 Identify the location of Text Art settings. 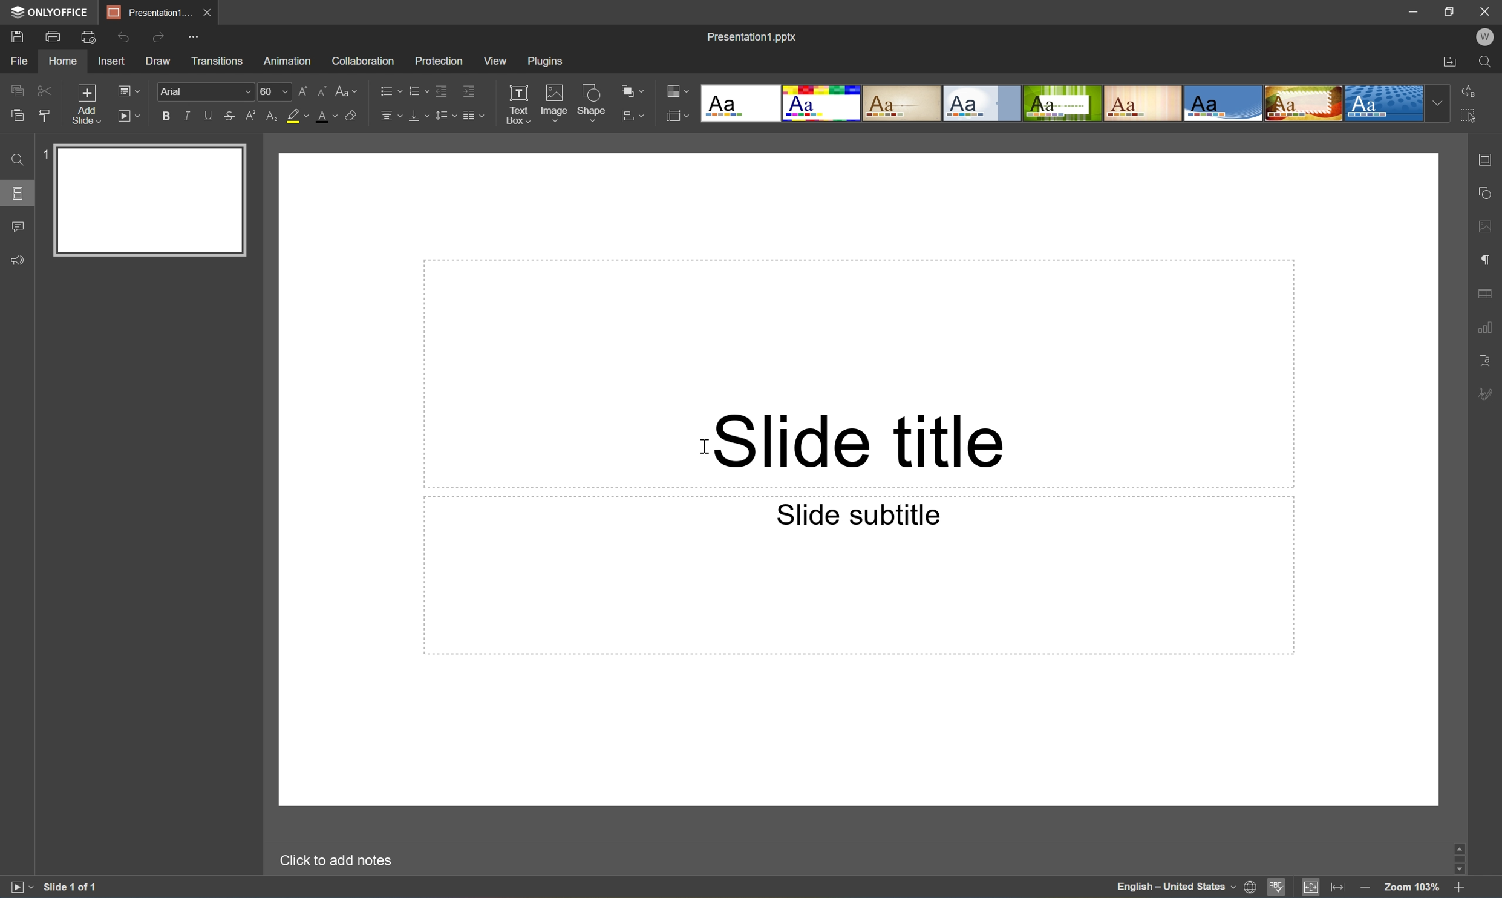
(1485, 358).